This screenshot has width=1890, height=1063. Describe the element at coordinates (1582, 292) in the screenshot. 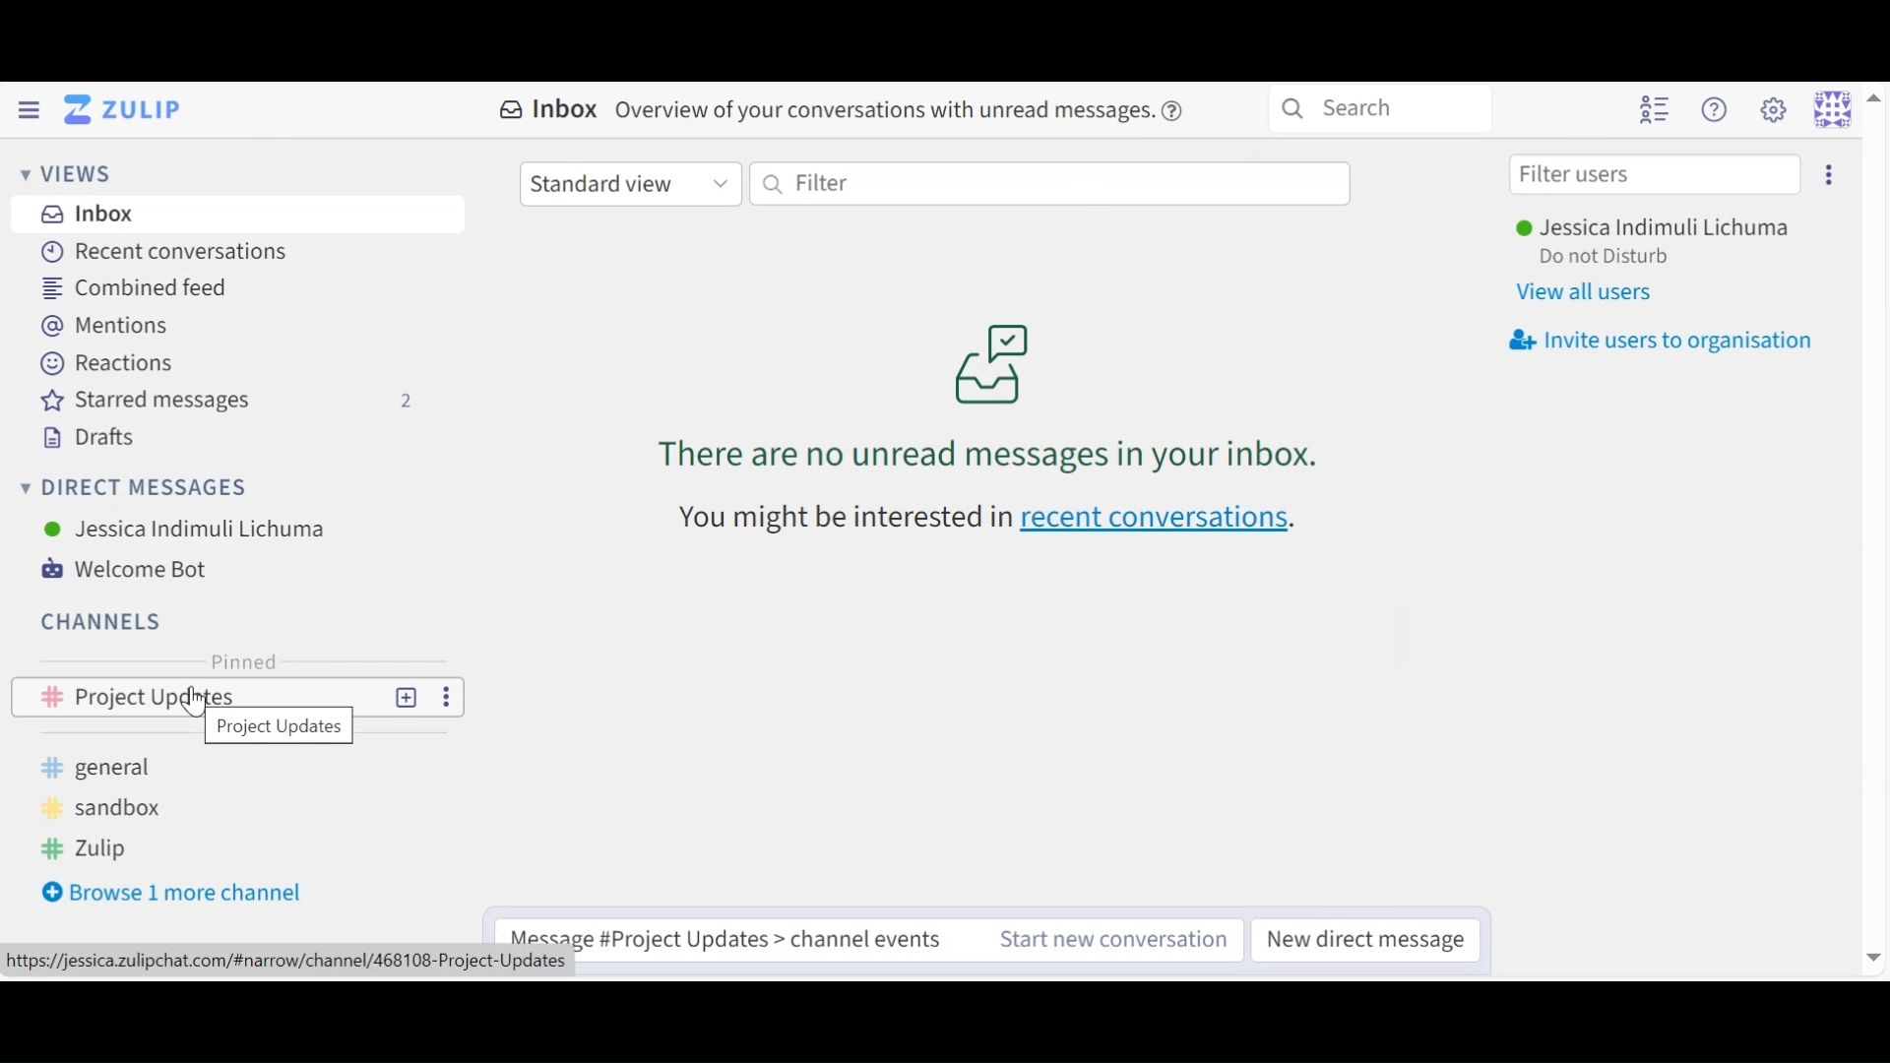

I see `View all users` at that location.